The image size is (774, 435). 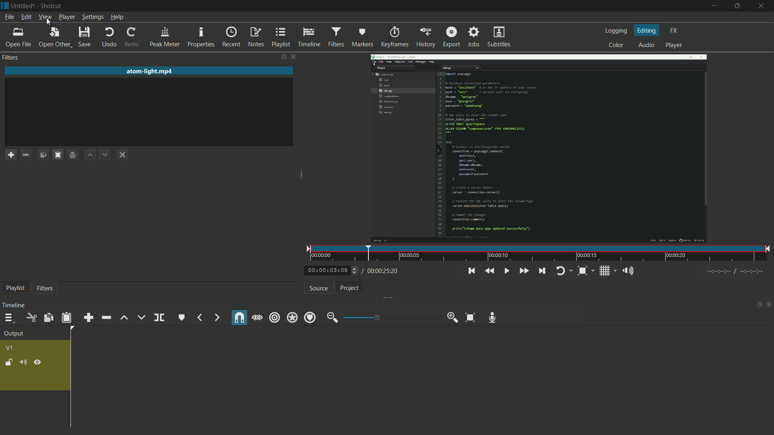 What do you see at coordinates (43, 155) in the screenshot?
I see `copy checked filters` at bounding box center [43, 155].